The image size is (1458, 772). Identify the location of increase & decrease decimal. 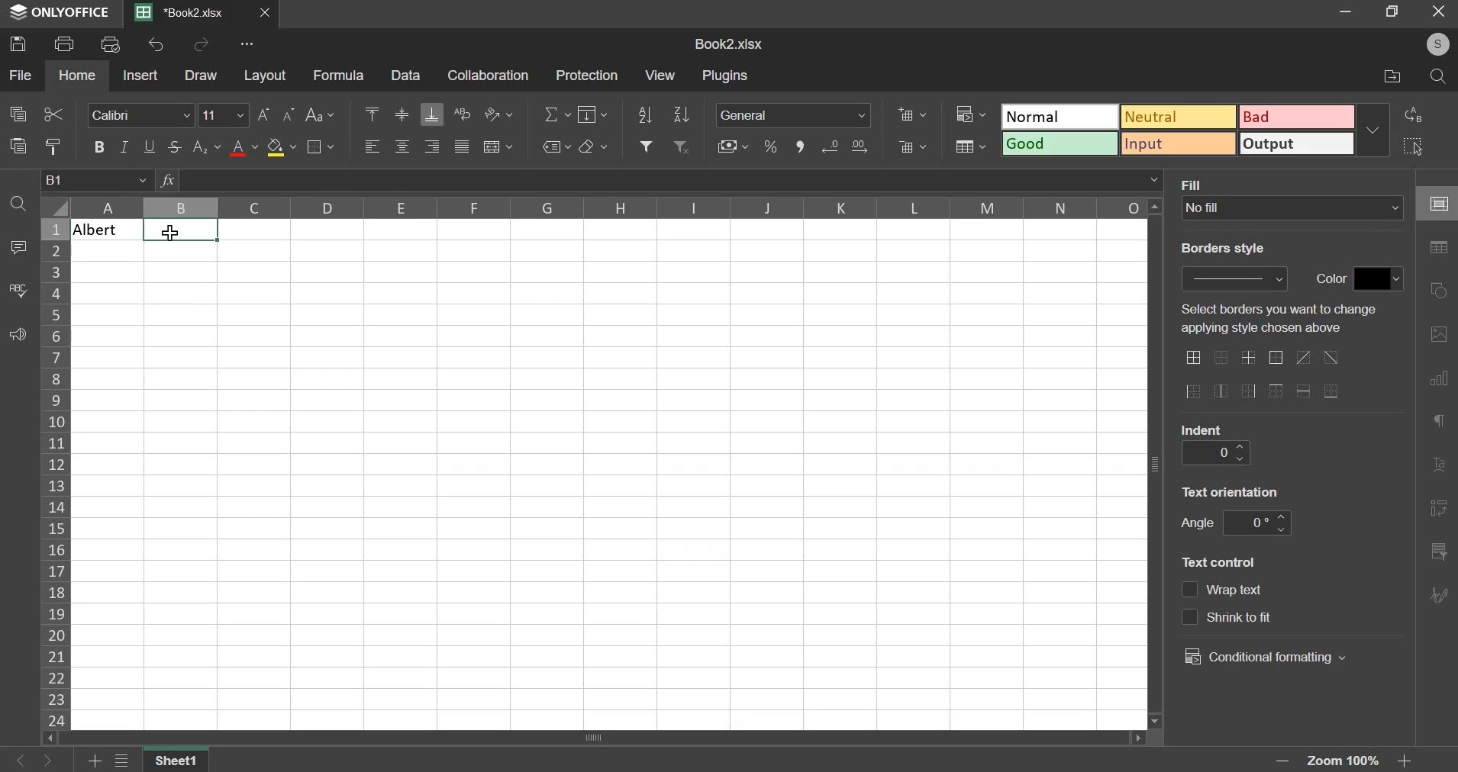
(845, 146).